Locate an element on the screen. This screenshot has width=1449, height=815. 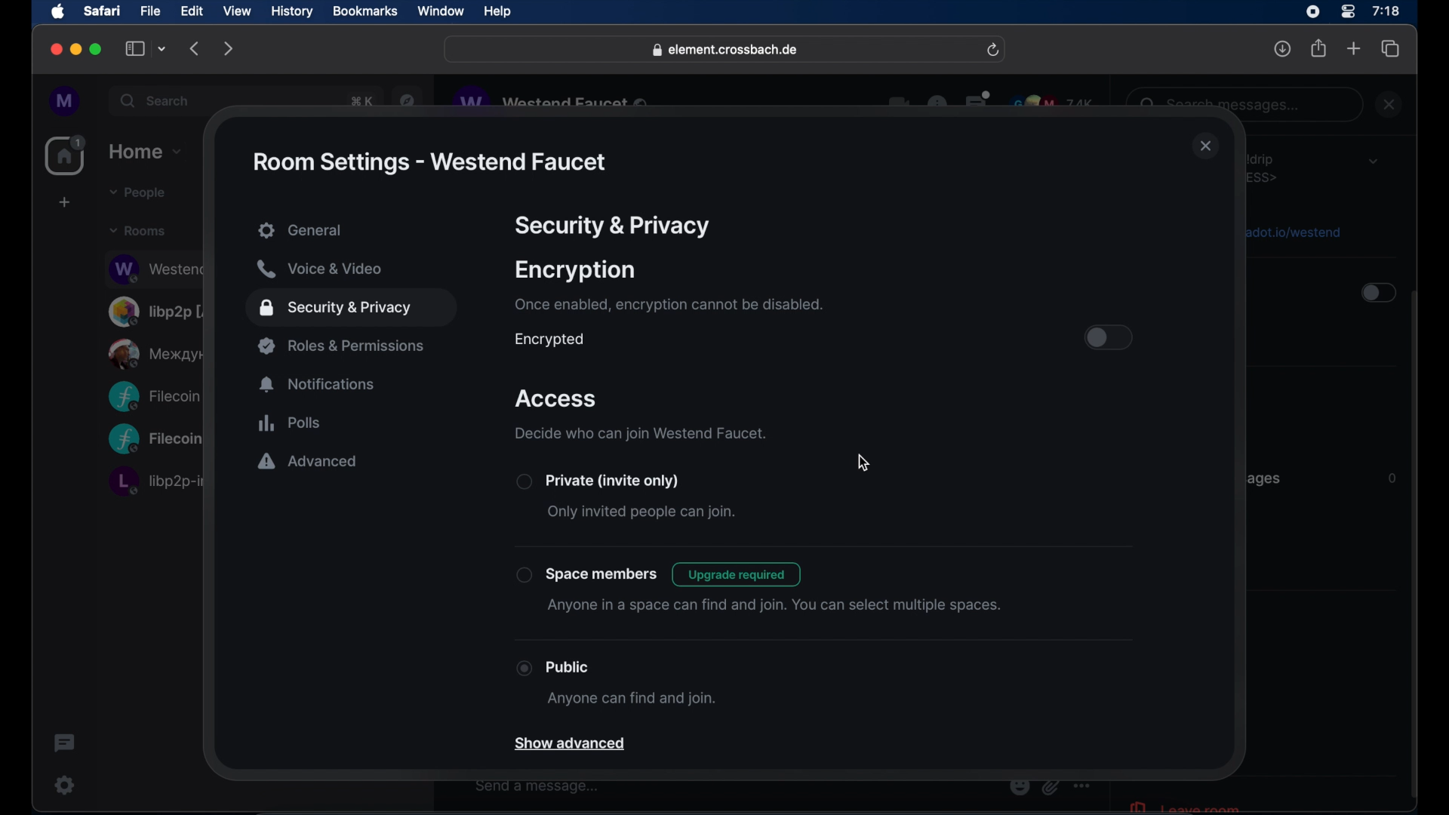
control center is located at coordinates (1346, 12).